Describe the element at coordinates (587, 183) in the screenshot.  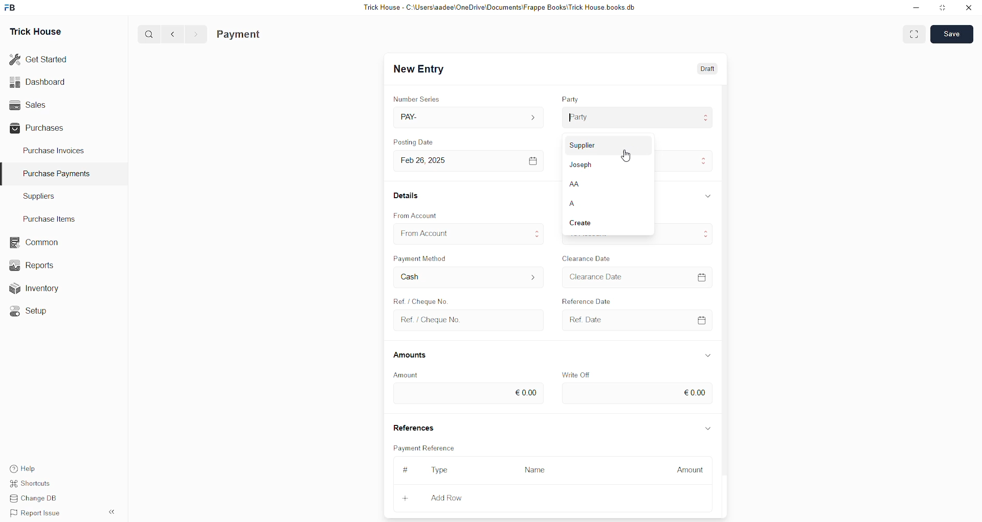
I see `AA` at that location.